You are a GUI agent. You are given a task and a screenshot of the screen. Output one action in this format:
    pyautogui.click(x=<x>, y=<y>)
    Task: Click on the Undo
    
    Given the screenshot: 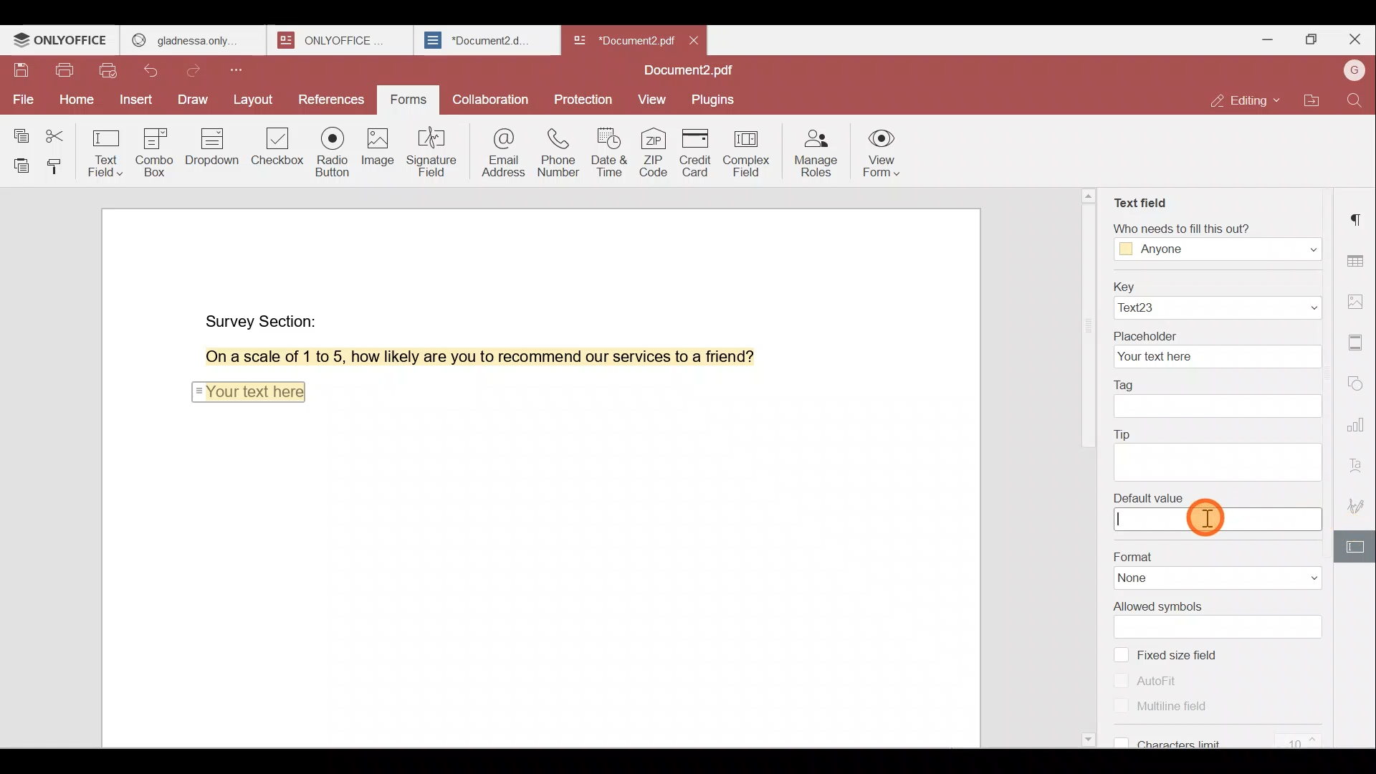 What is the action you would take?
    pyautogui.click(x=158, y=73)
    